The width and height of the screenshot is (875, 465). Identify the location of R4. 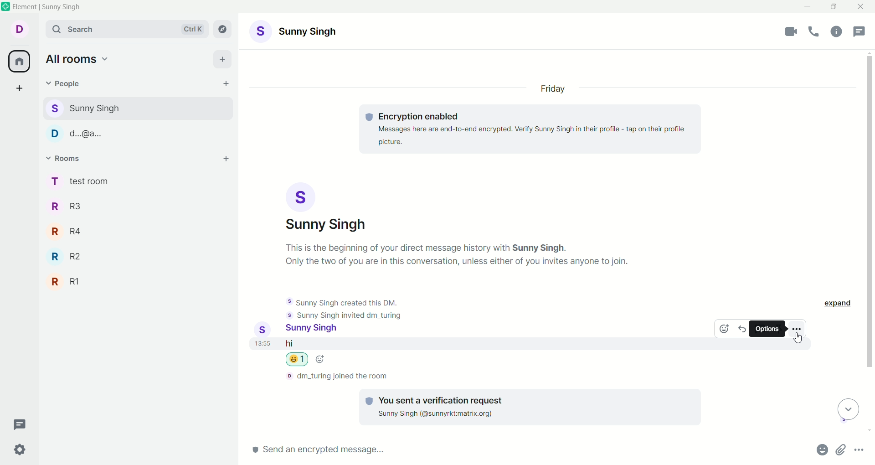
(68, 234).